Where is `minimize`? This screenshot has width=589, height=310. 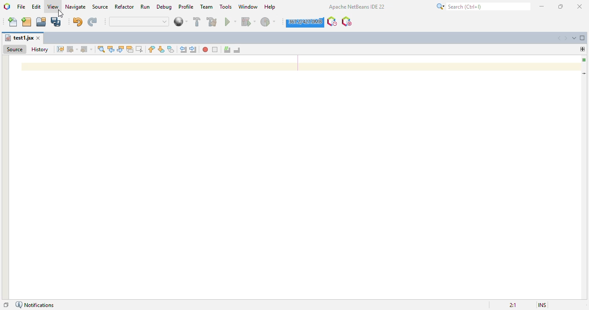 minimize is located at coordinates (542, 6).